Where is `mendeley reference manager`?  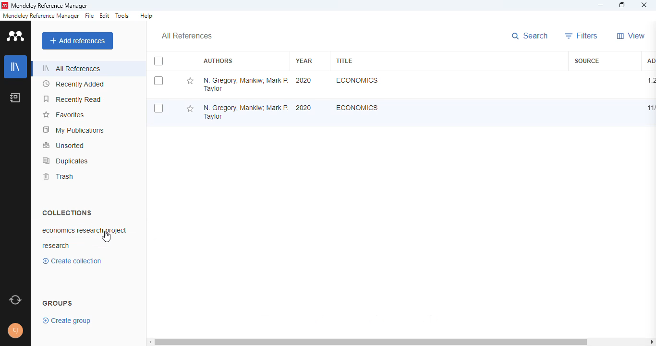 mendeley reference manager is located at coordinates (41, 16).